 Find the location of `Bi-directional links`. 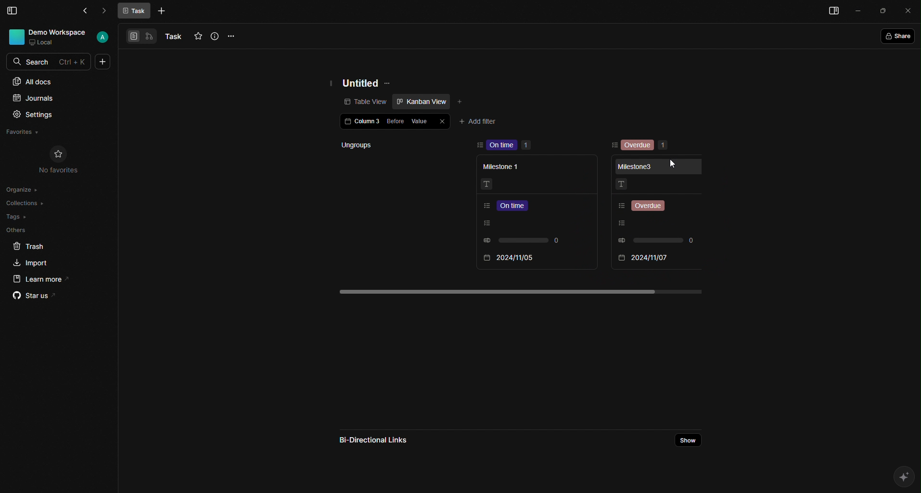

Bi-directional links is located at coordinates (374, 438).